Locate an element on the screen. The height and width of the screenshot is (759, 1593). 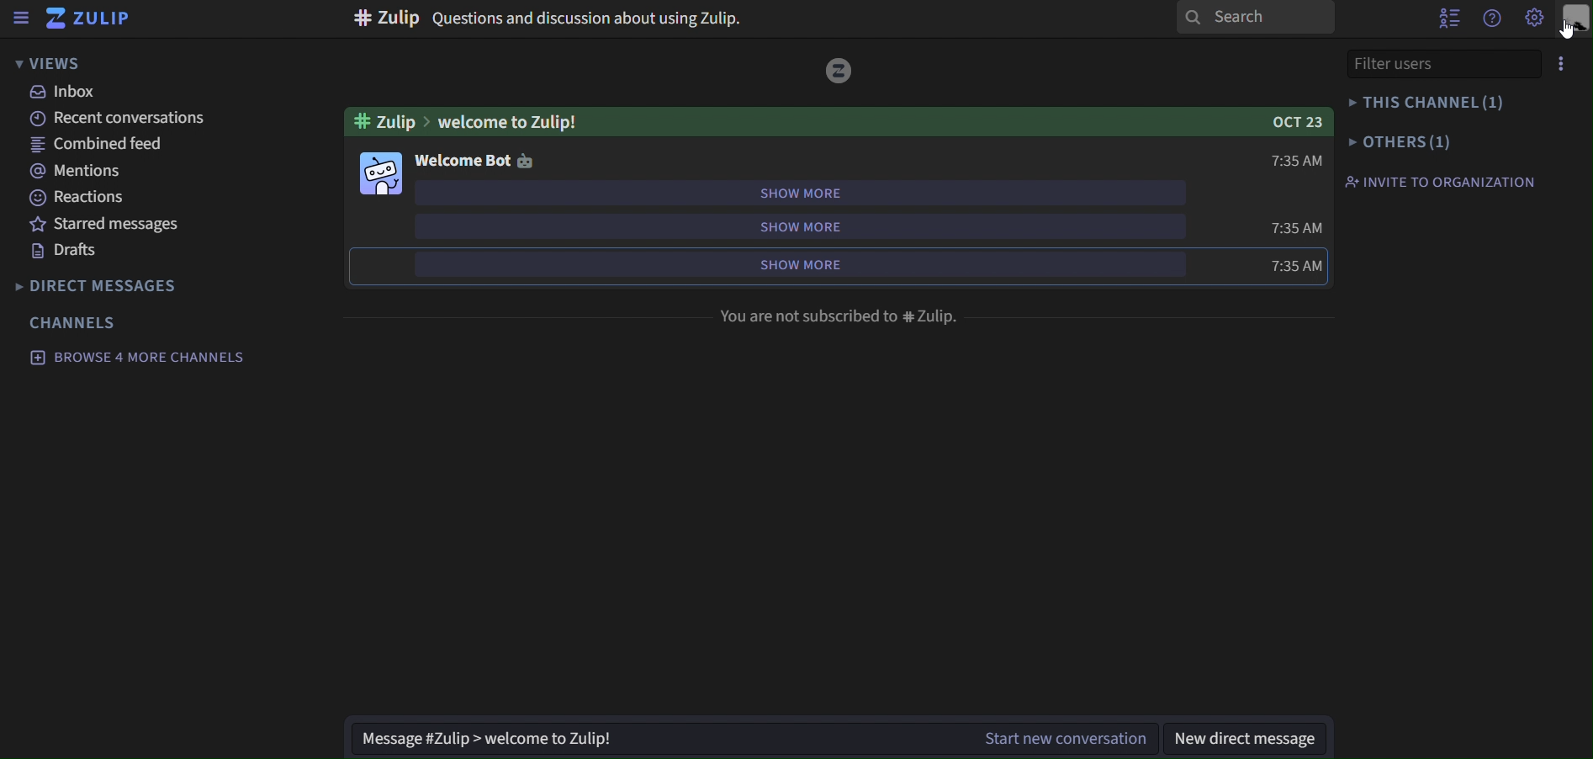
recent conversations is located at coordinates (114, 117).